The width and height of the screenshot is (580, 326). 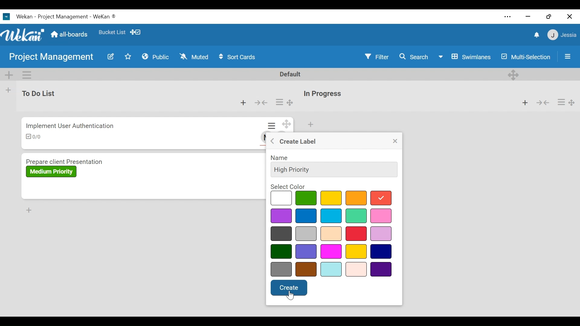 What do you see at coordinates (562, 35) in the screenshot?
I see `Member Settings` at bounding box center [562, 35].